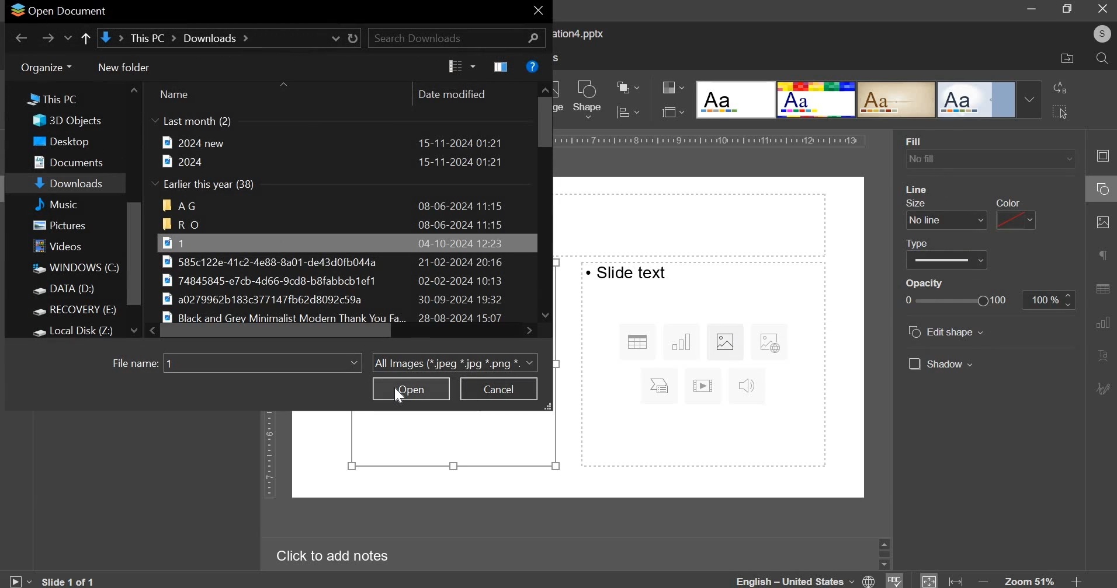  Describe the element at coordinates (1101, 321) in the screenshot. I see `graph setting` at that location.